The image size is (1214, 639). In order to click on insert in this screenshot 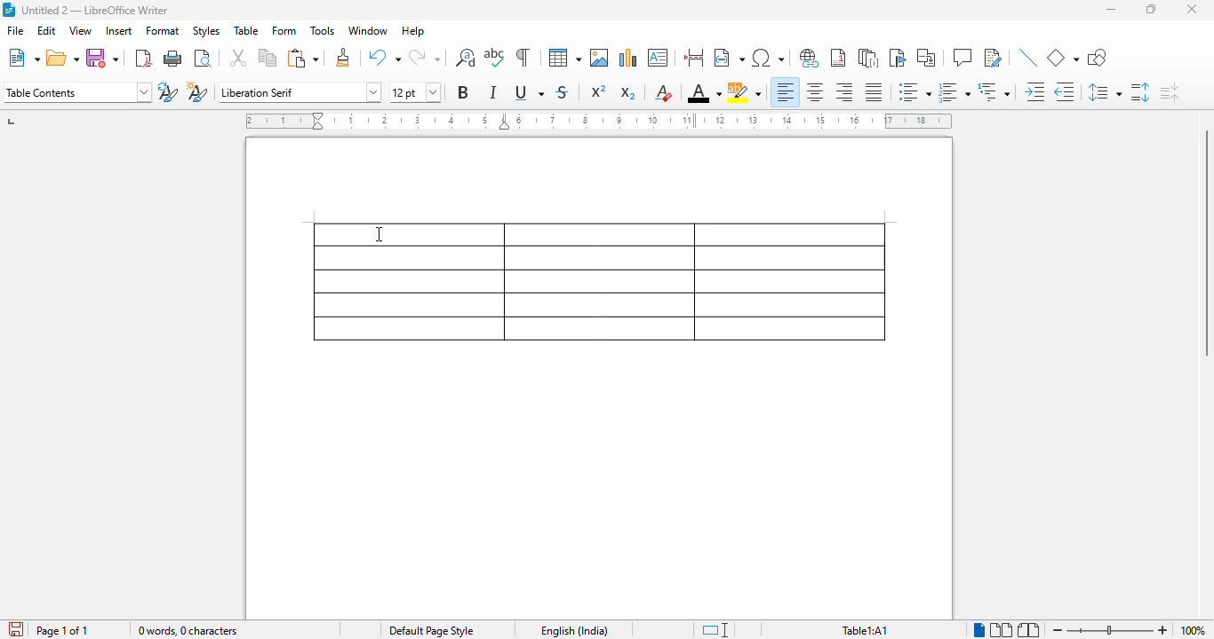, I will do `click(120, 31)`.